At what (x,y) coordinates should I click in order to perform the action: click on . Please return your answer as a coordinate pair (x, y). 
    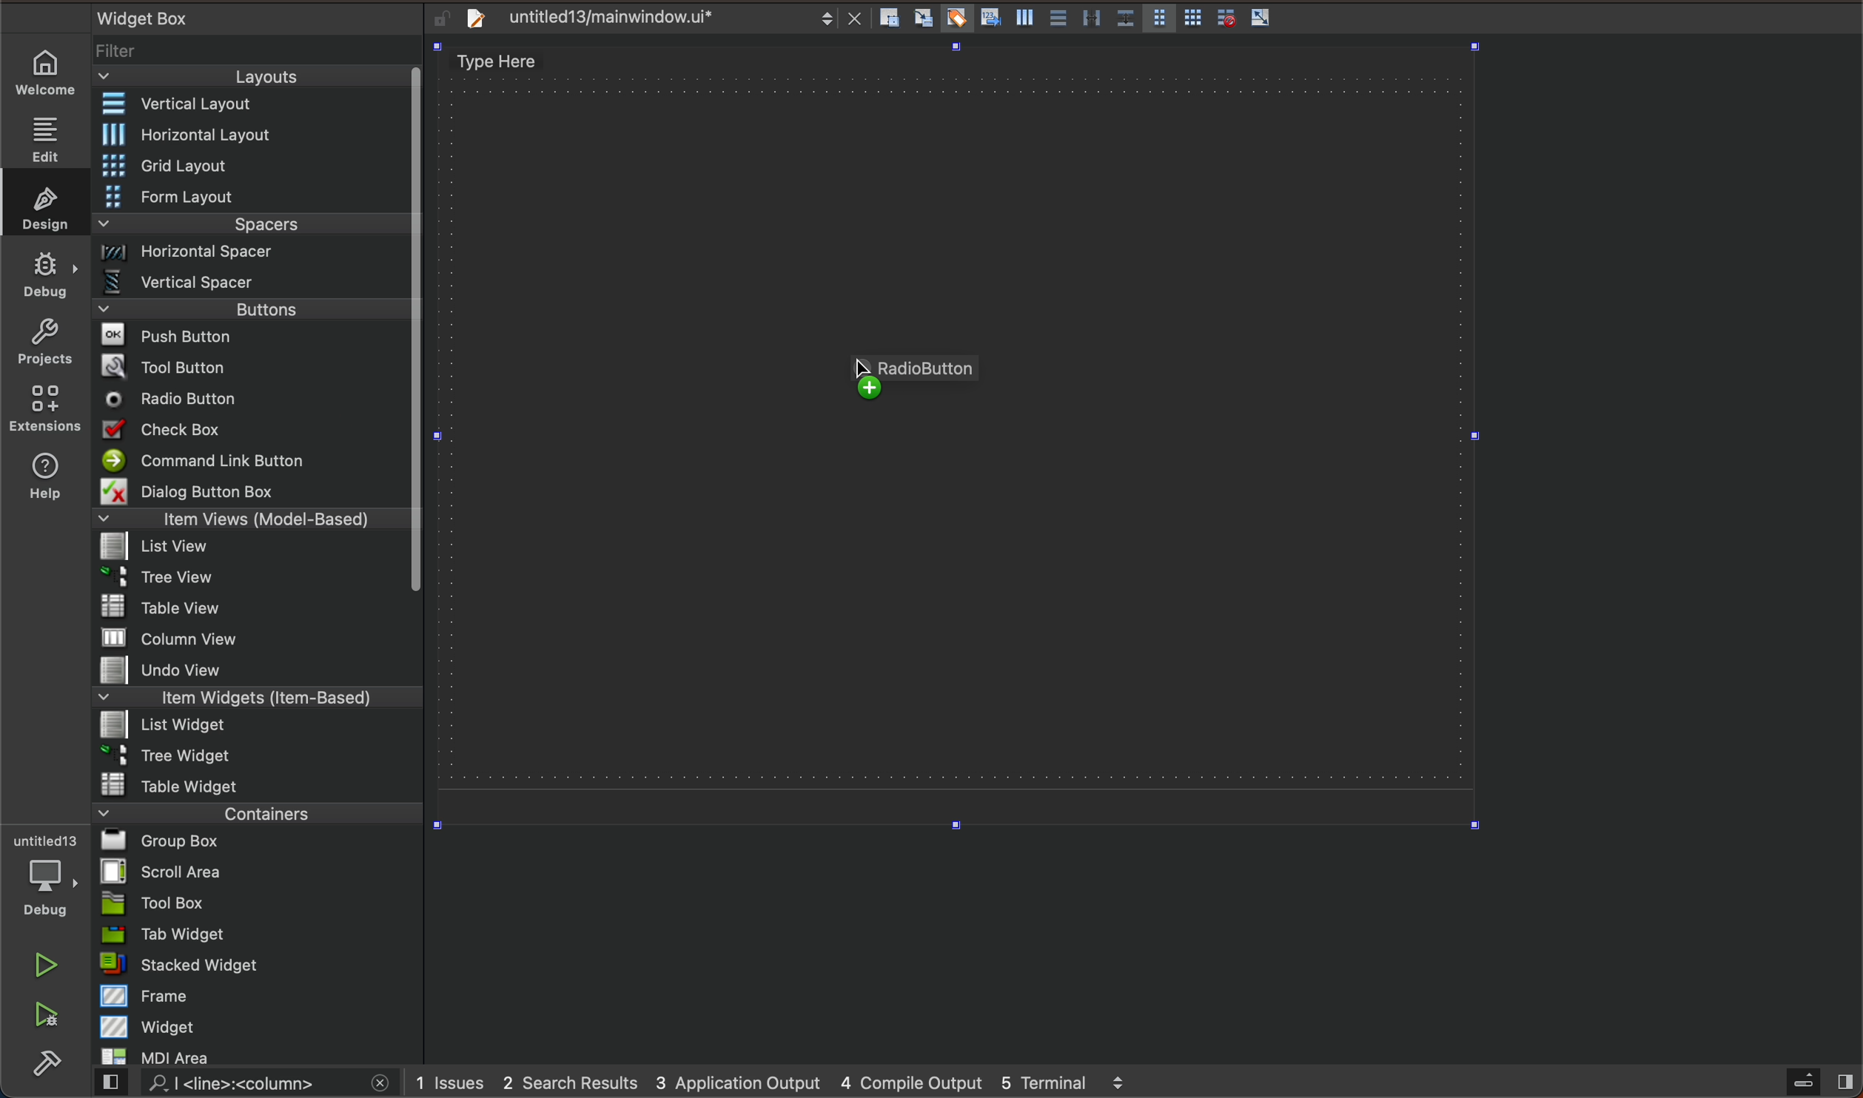
    Looking at the image, I should click on (254, 167).